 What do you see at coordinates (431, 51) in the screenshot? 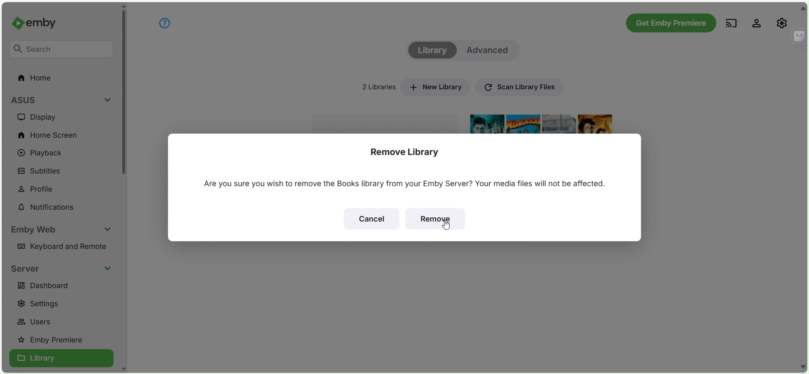
I see `Library` at bounding box center [431, 51].